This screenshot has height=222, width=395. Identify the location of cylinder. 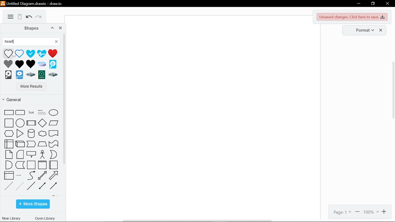
(31, 133).